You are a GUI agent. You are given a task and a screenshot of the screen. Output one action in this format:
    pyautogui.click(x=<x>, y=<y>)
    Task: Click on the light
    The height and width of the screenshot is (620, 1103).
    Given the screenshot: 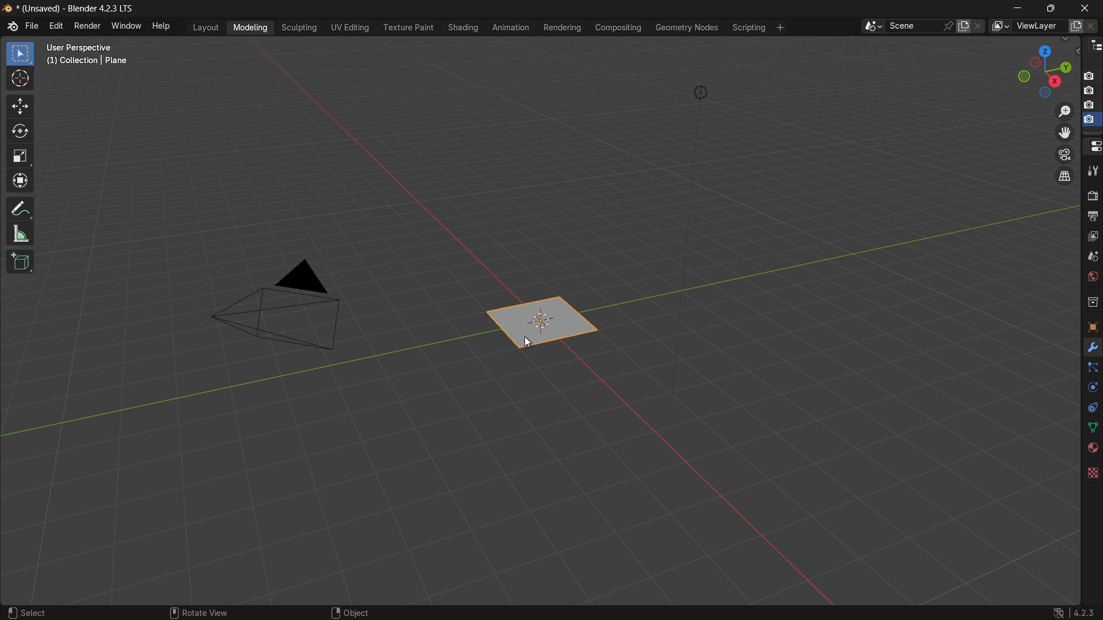 What is the action you would take?
    pyautogui.click(x=700, y=91)
    